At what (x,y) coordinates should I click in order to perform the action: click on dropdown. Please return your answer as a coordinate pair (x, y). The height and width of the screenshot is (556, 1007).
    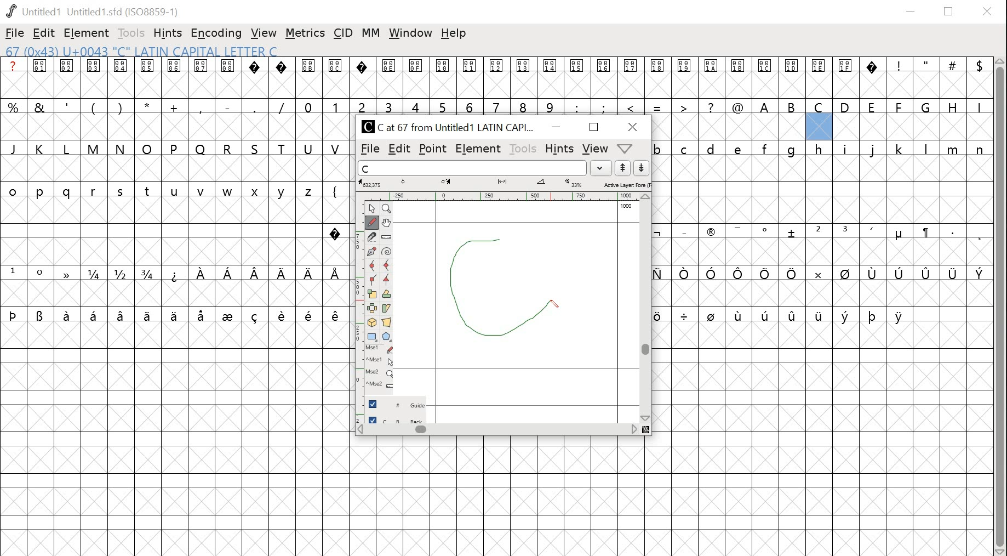
    Looking at the image, I should click on (626, 147).